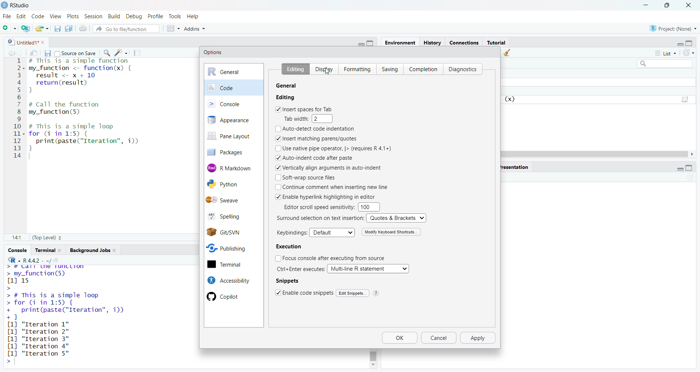  I want to click on Python, so click(231, 185).